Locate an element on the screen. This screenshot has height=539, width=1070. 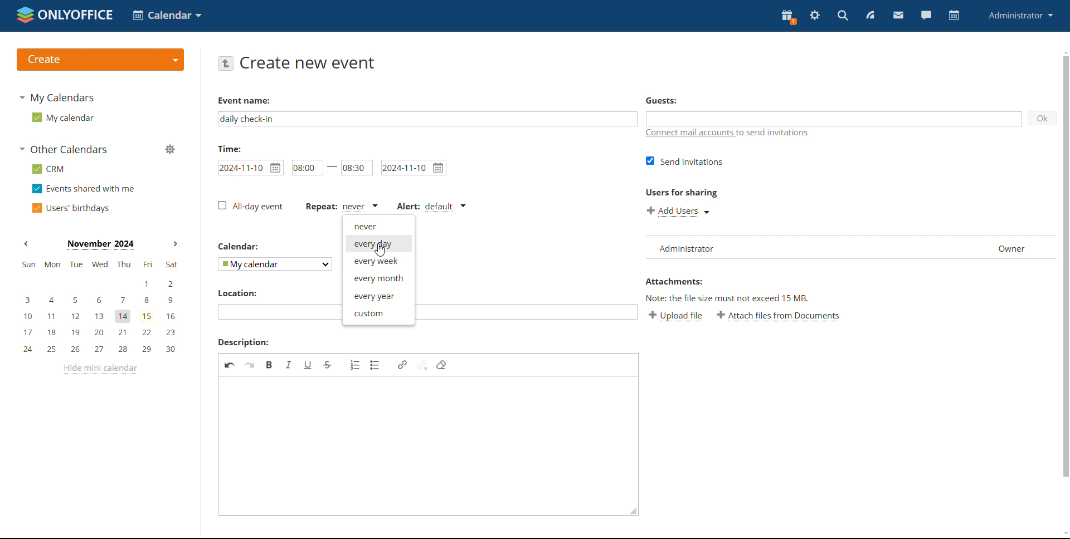
list of users is located at coordinates (691, 246).